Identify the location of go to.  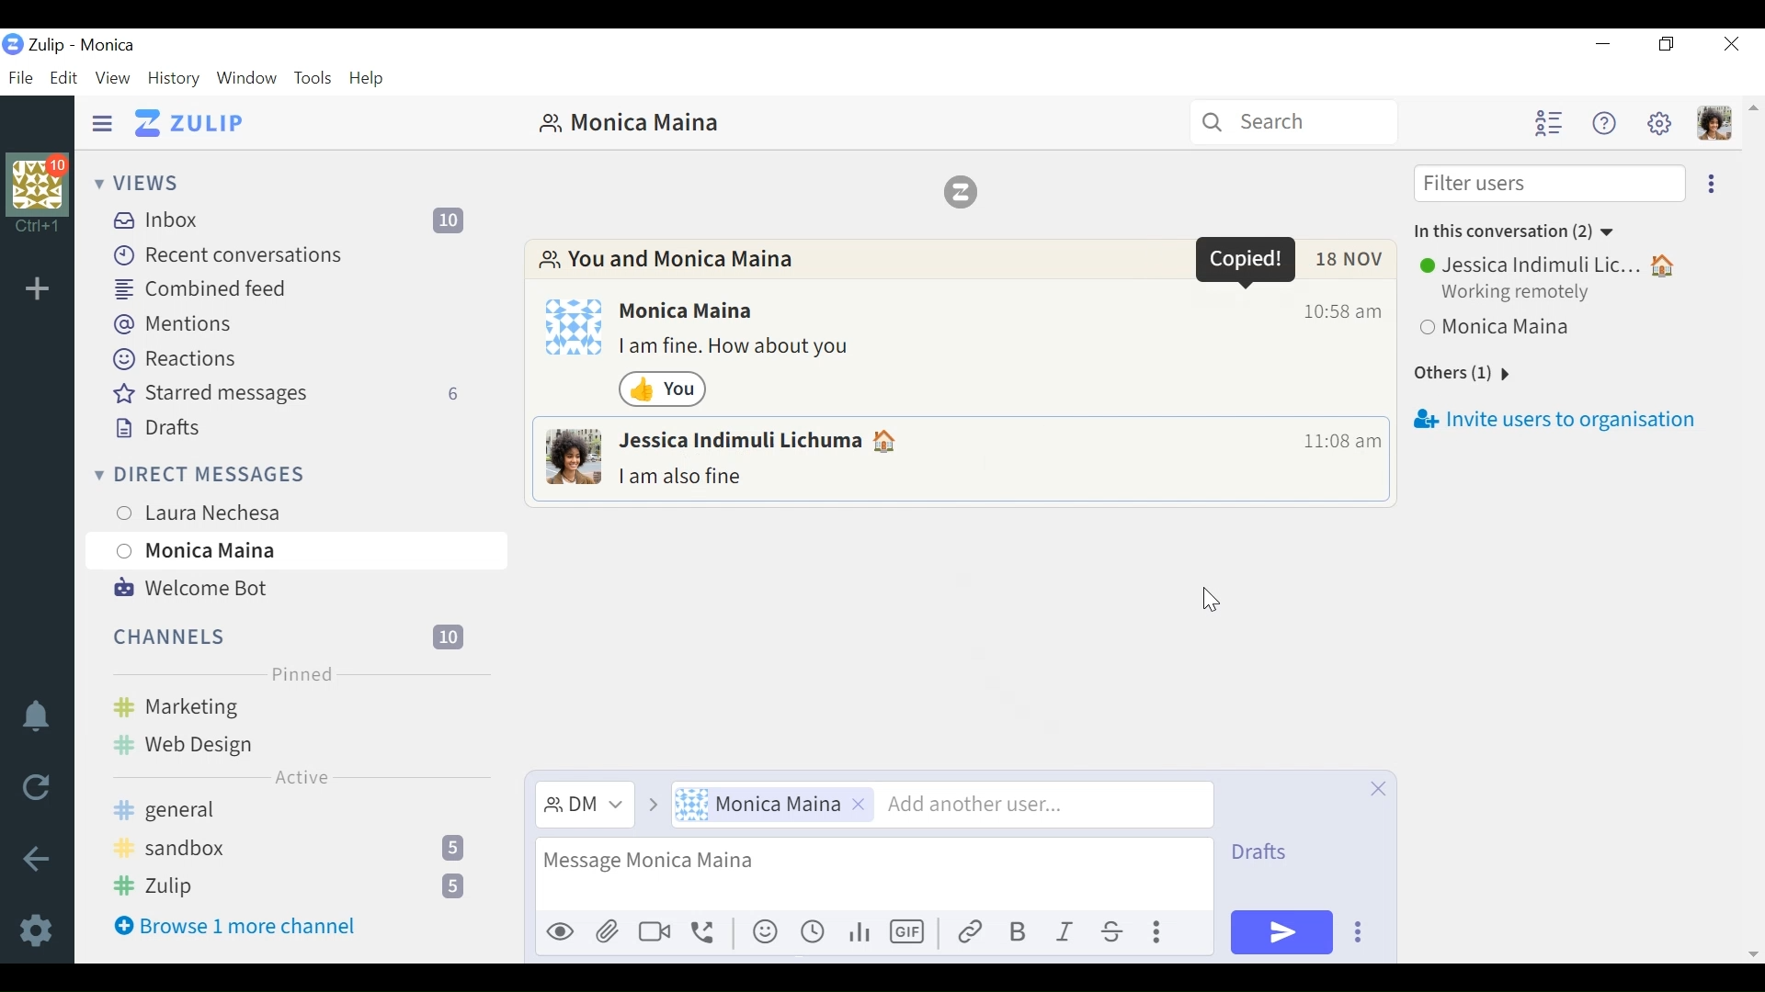
(652, 807).